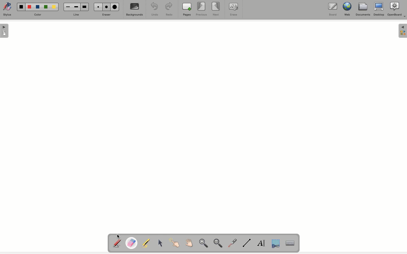  Describe the element at coordinates (154, 9) in the screenshot. I see `Undo` at that location.